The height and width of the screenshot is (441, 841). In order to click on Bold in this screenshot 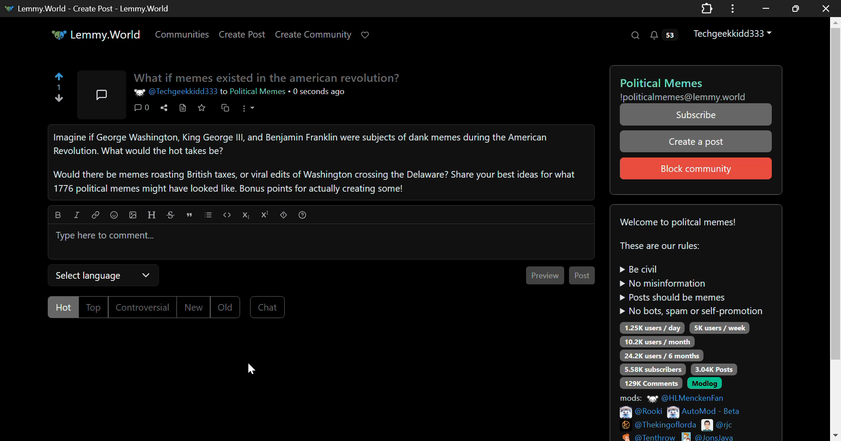, I will do `click(58, 214)`.